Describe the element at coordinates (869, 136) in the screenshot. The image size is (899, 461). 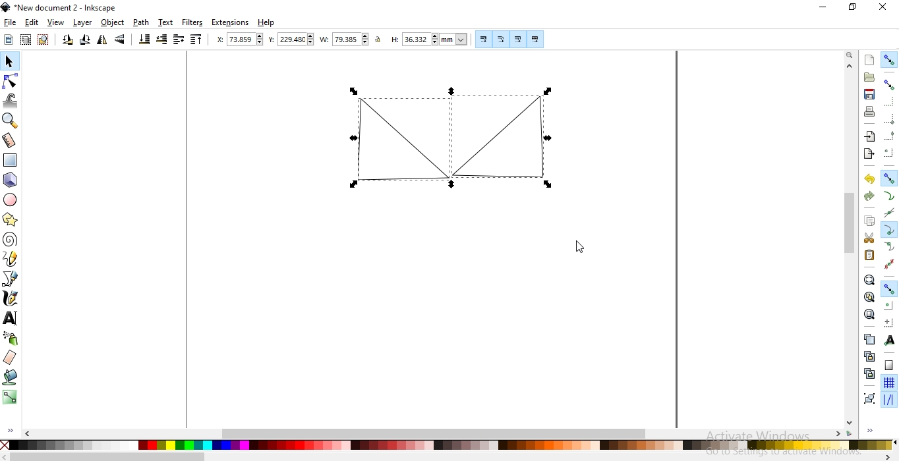
I see `import a bitmap` at that location.